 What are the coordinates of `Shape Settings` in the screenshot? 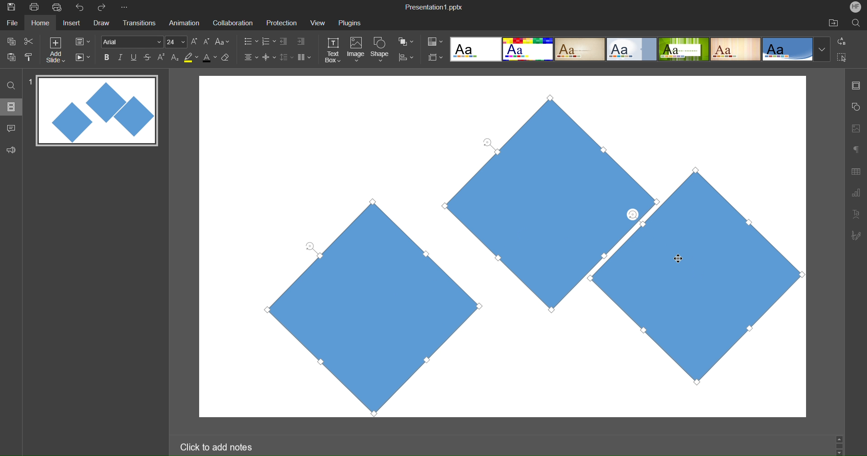 It's located at (856, 107).